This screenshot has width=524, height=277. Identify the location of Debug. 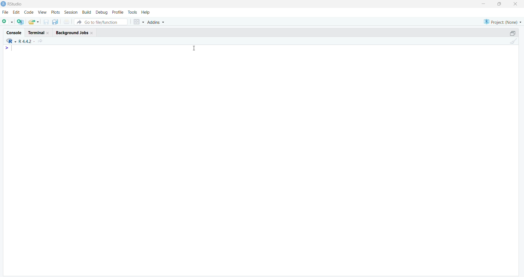
(101, 13).